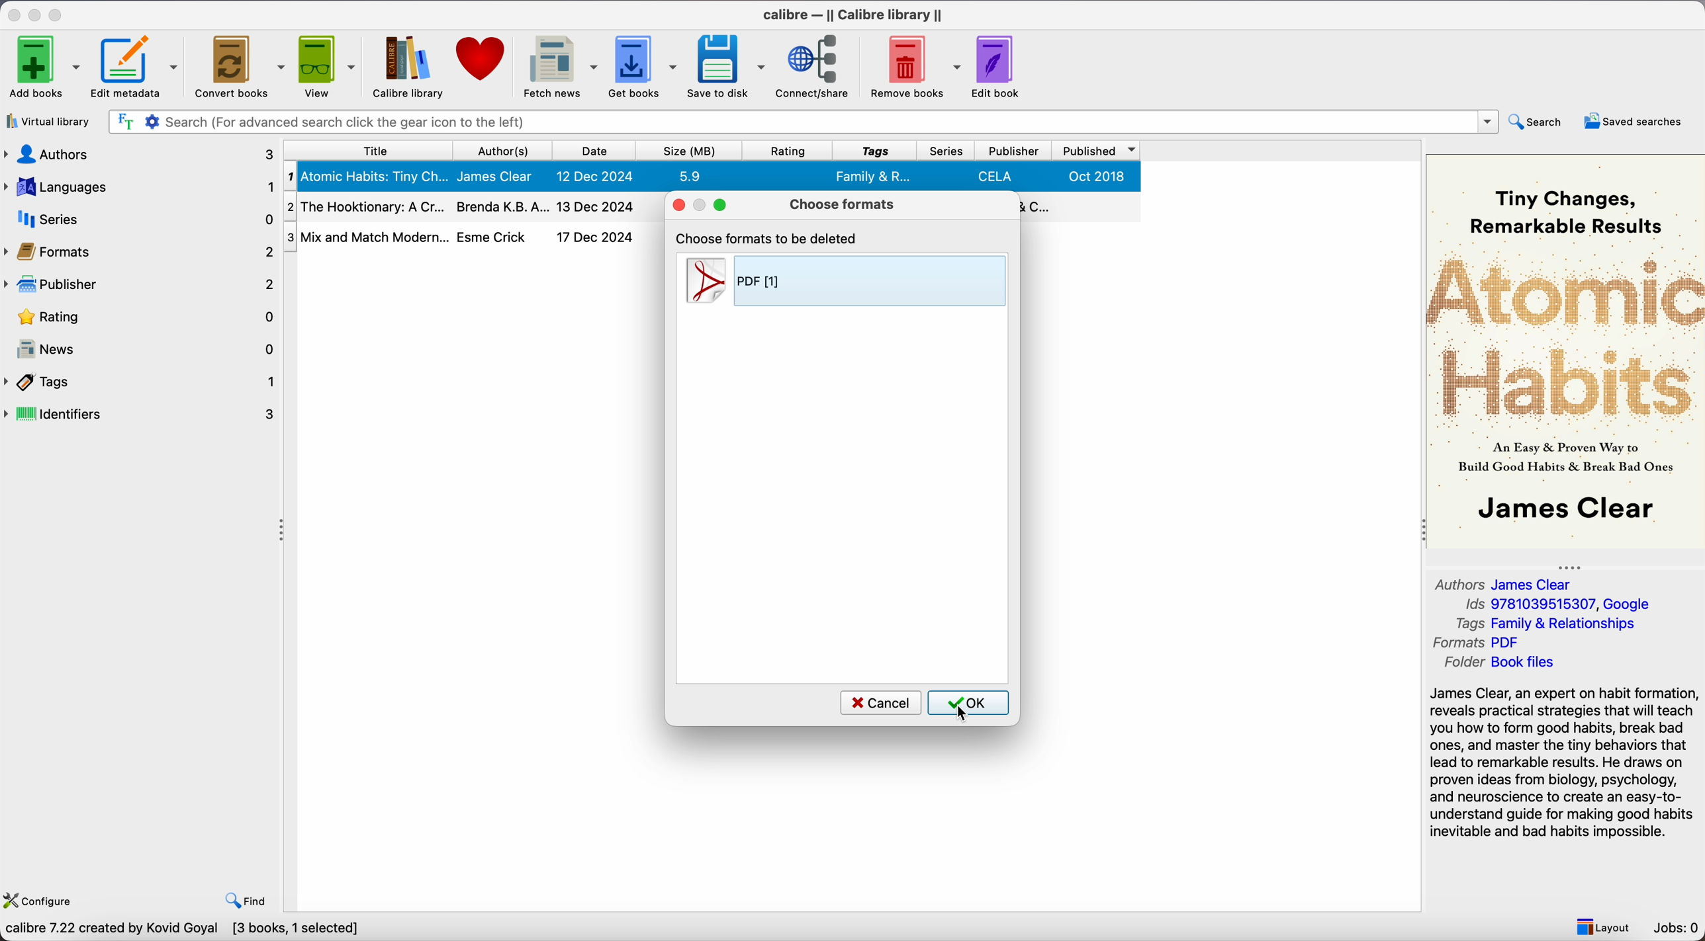 Image resolution: width=1705 pixels, height=941 pixels. What do you see at coordinates (596, 206) in the screenshot?
I see `13 Dec 2024` at bounding box center [596, 206].